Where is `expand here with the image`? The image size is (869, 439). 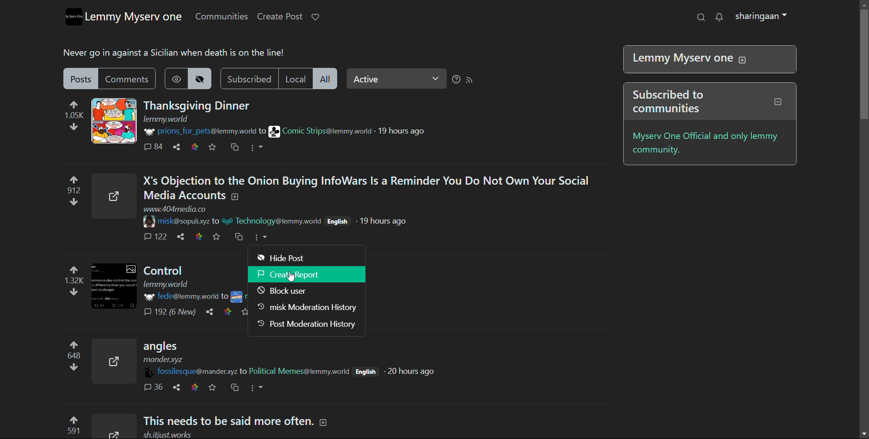
expand here with the image is located at coordinates (114, 121).